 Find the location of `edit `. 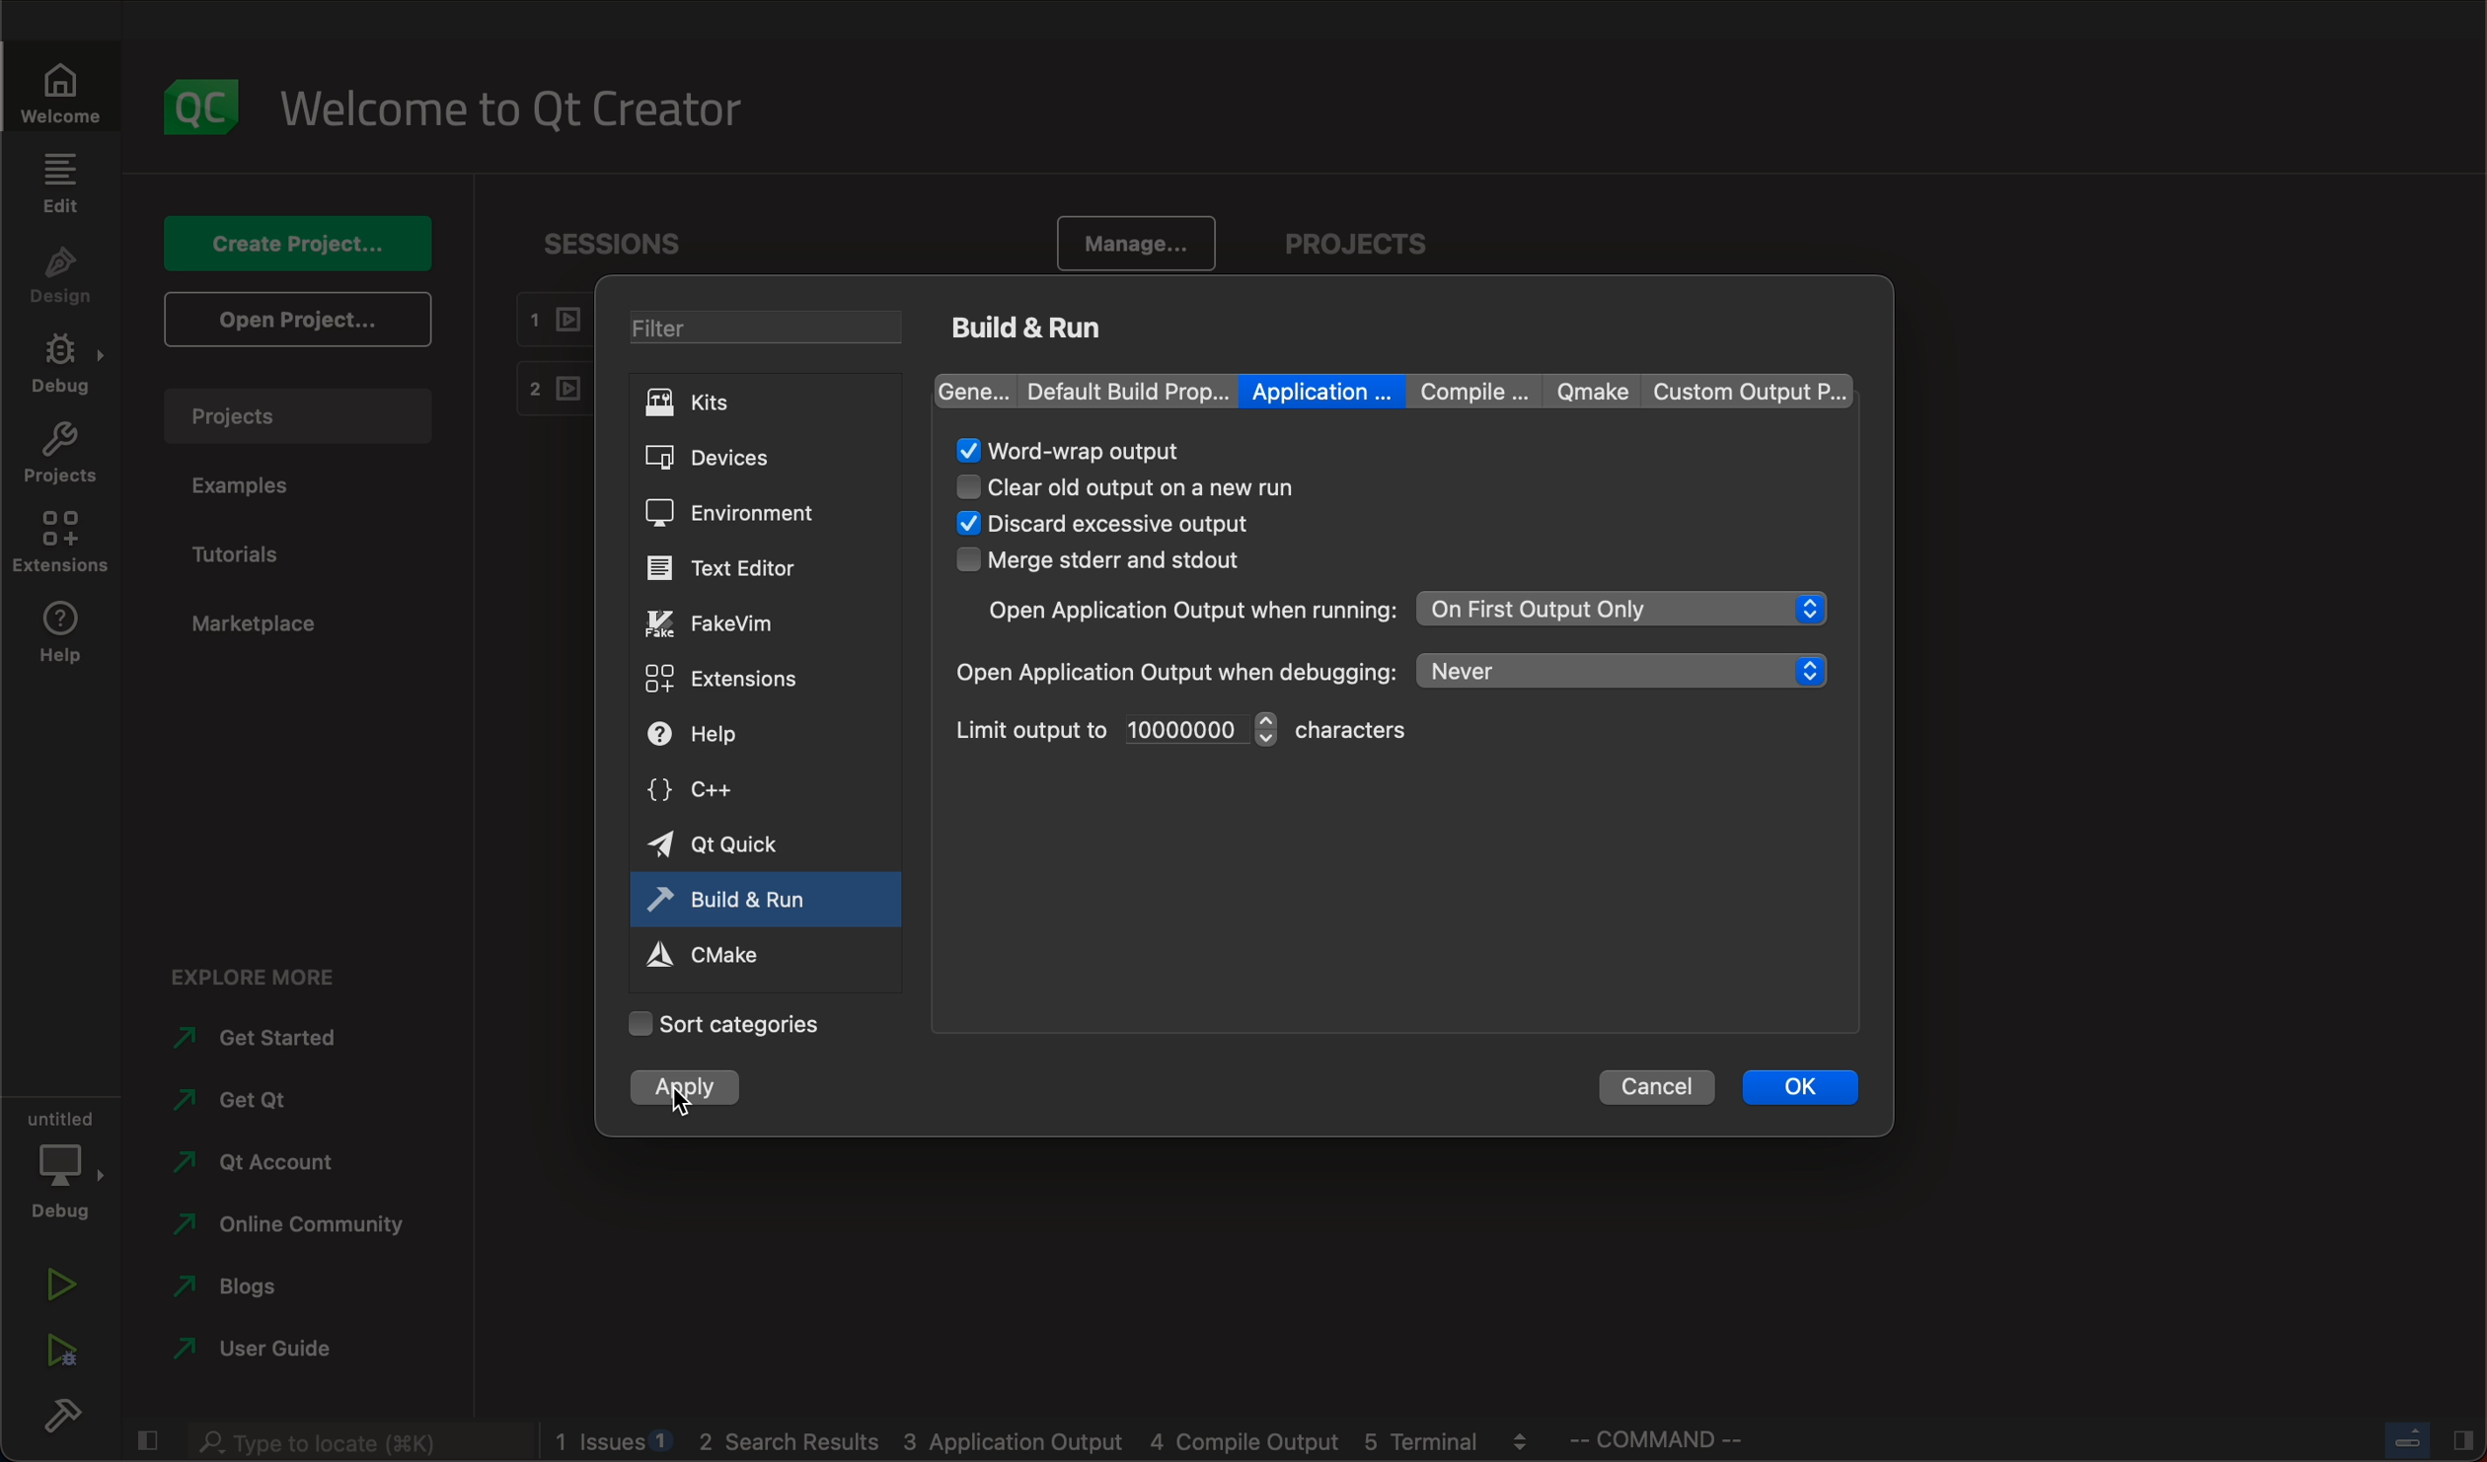

edit  is located at coordinates (63, 181).